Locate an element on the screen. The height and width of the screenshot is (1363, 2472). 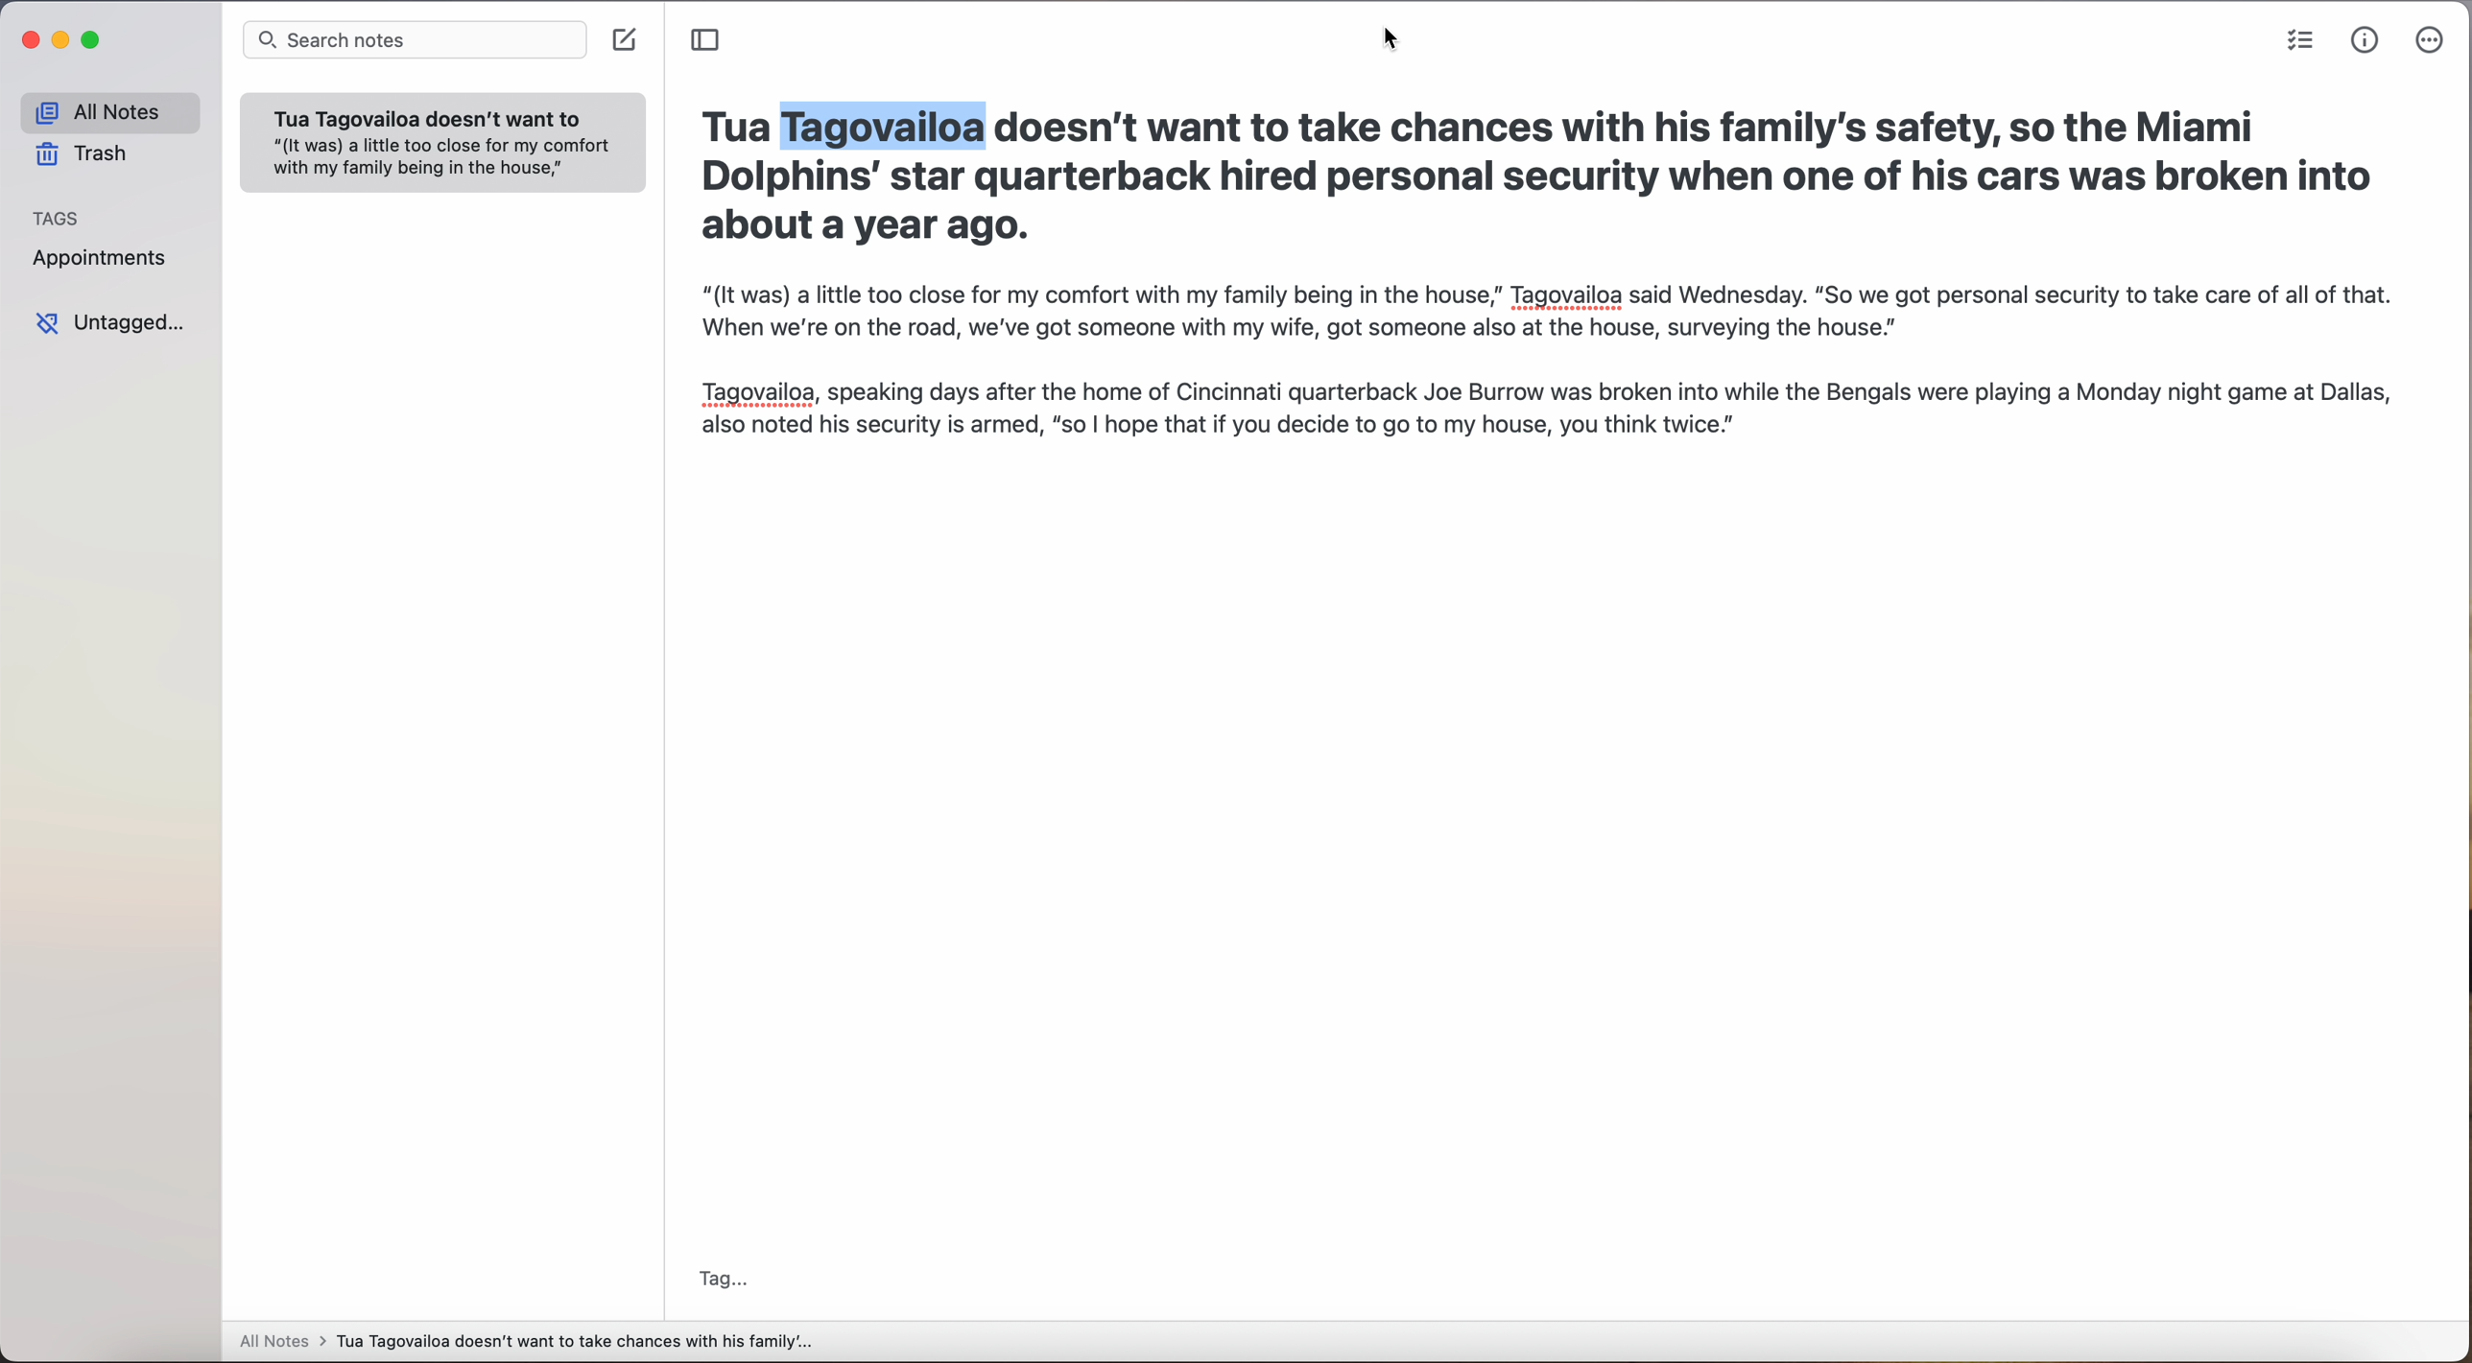
toggle sidebar is located at coordinates (712, 41).